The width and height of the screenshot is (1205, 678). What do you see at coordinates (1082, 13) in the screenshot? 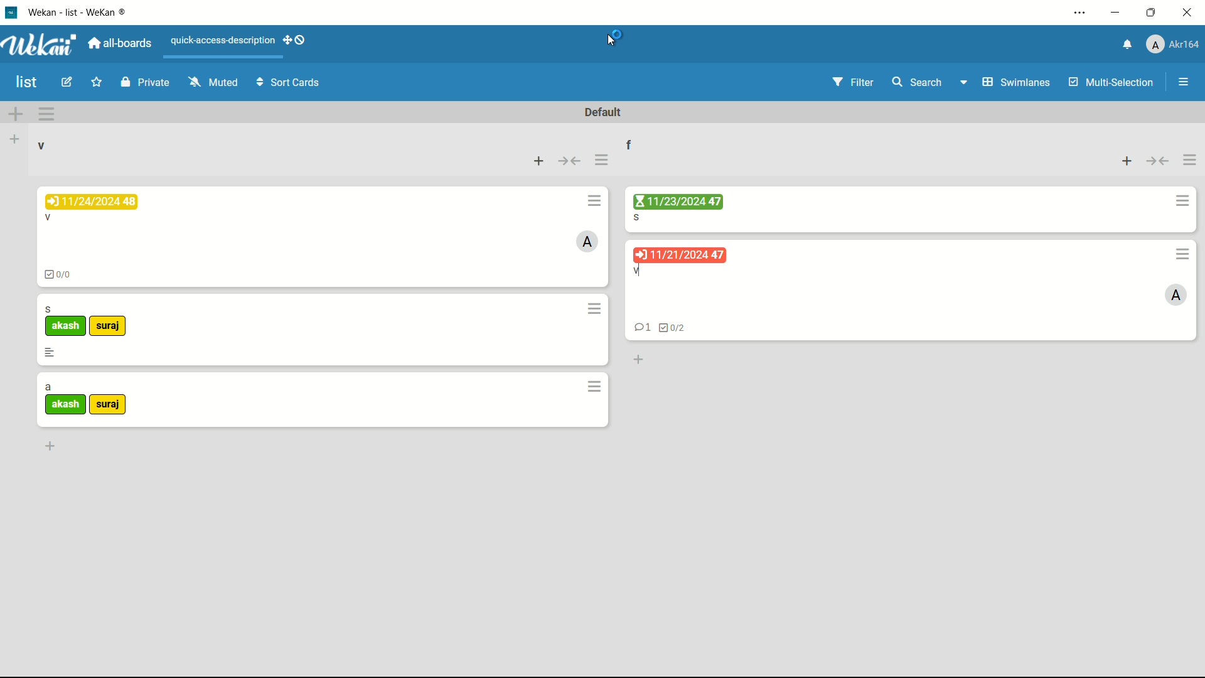
I see `settings and more` at bounding box center [1082, 13].